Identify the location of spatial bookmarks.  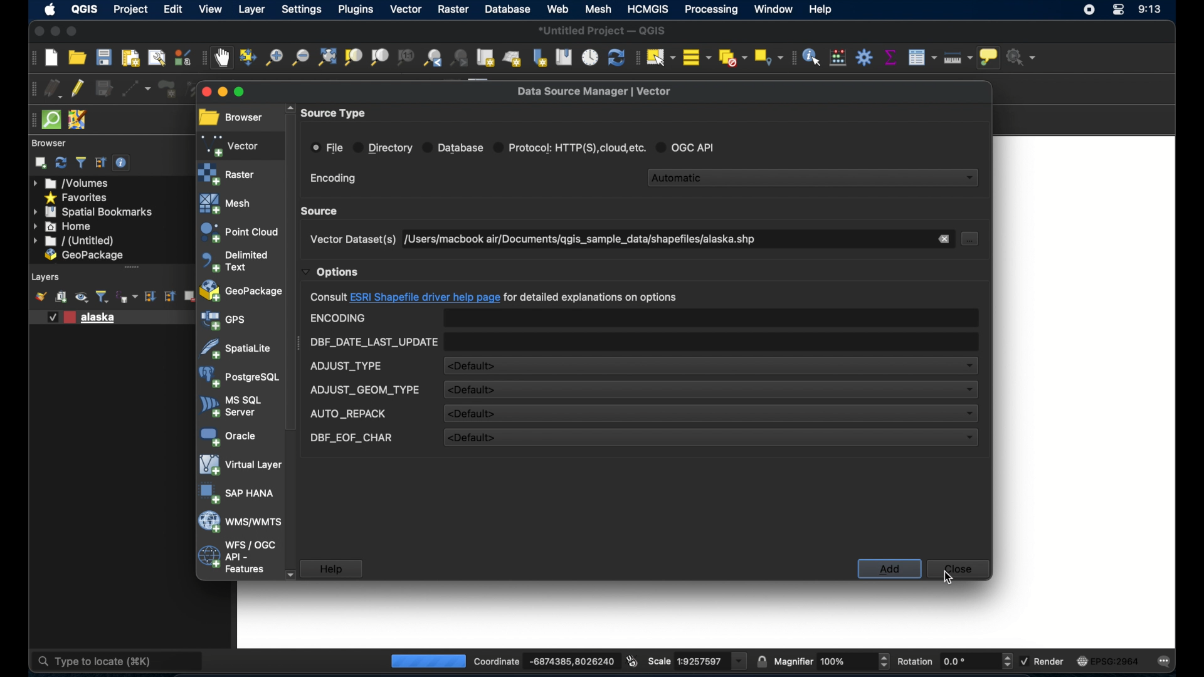
(93, 211).